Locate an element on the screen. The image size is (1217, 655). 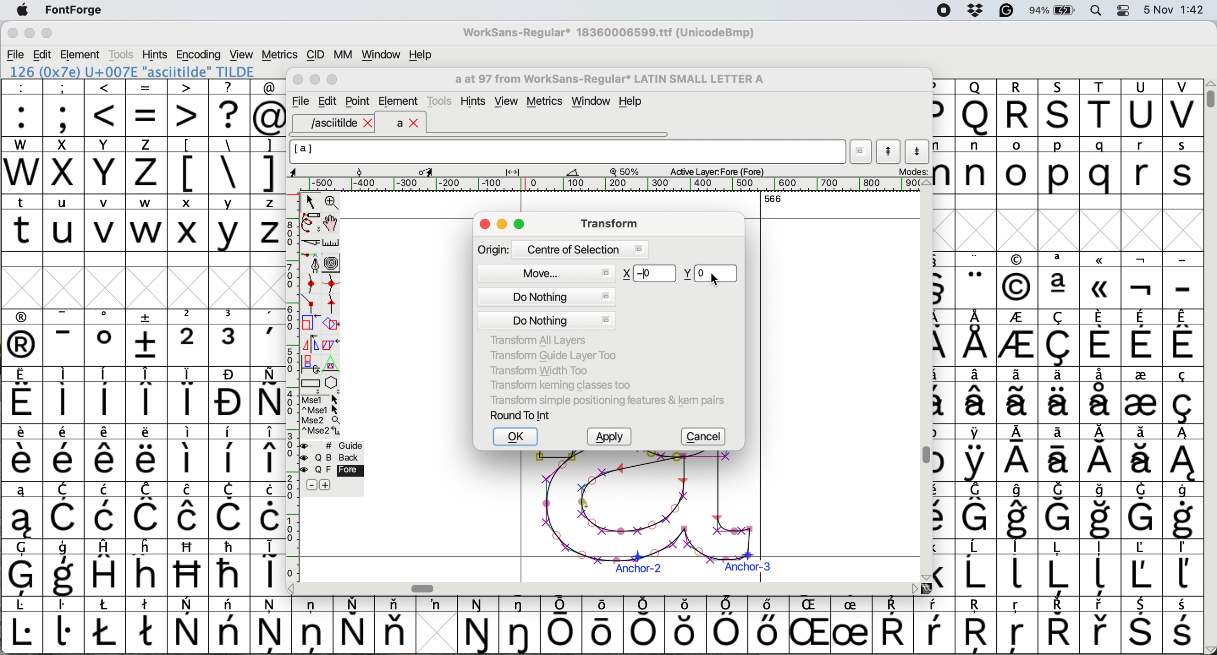
file is located at coordinates (299, 101).